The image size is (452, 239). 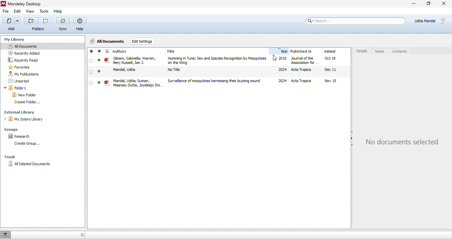 What do you see at coordinates (380, 51) in the screenshot?
I see `notes` at bounding box center [380, 51].